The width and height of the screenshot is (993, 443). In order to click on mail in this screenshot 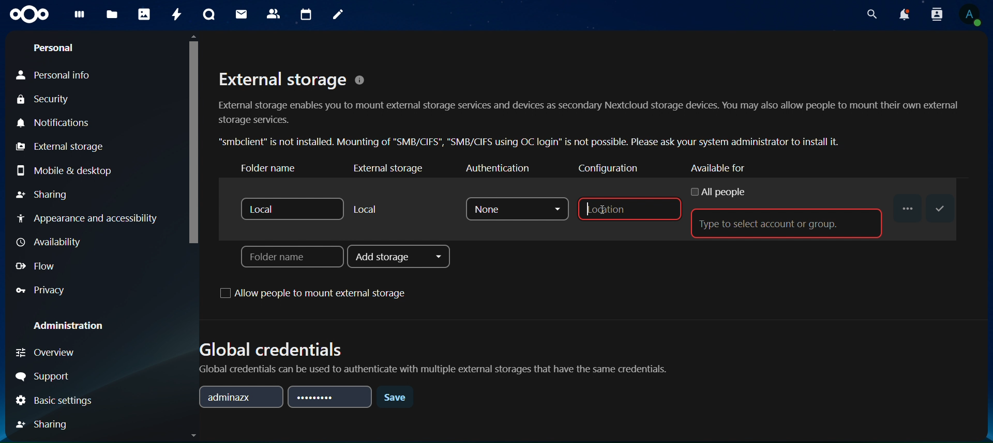, I will do `click(242, 15)`.